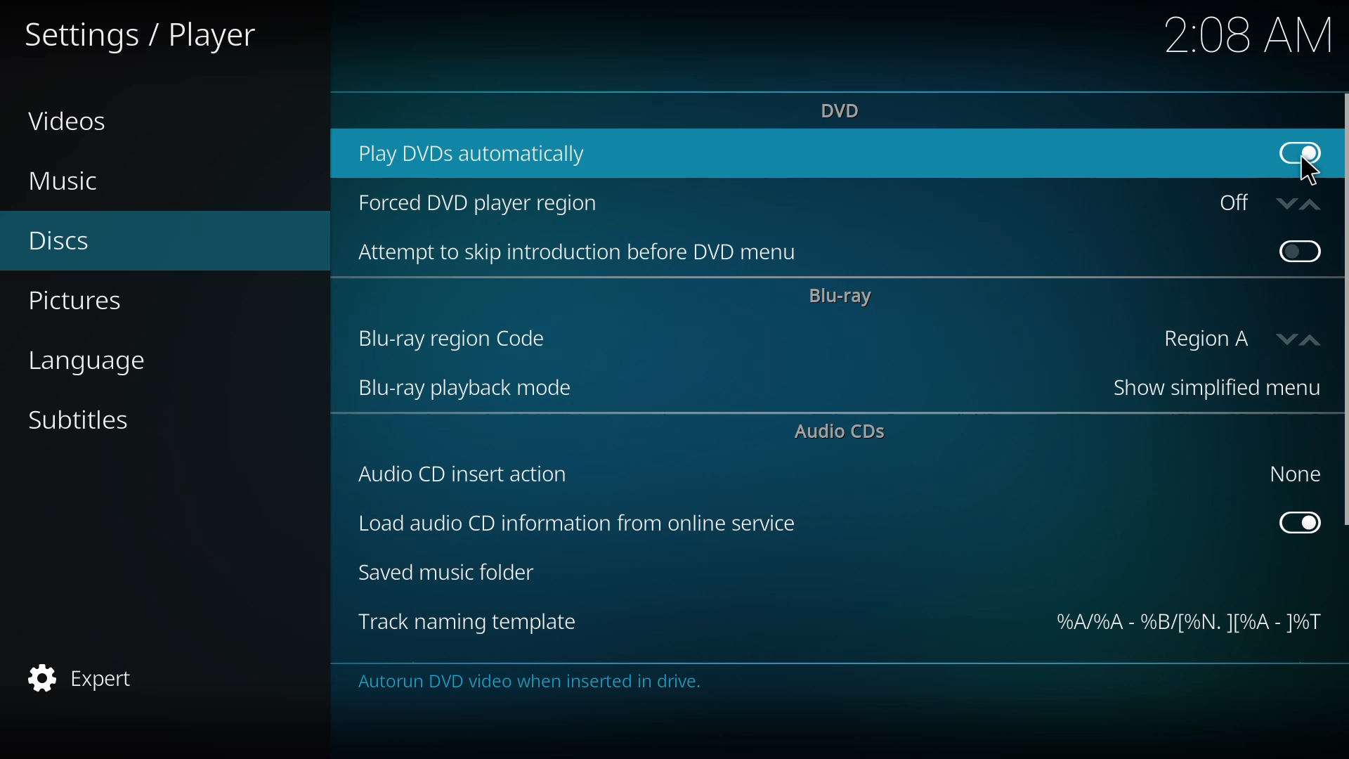 This screenshot has width=1349, height=759. Describe the element at coordinates (69, 120) in the screenshot. I see `videos` at that location.